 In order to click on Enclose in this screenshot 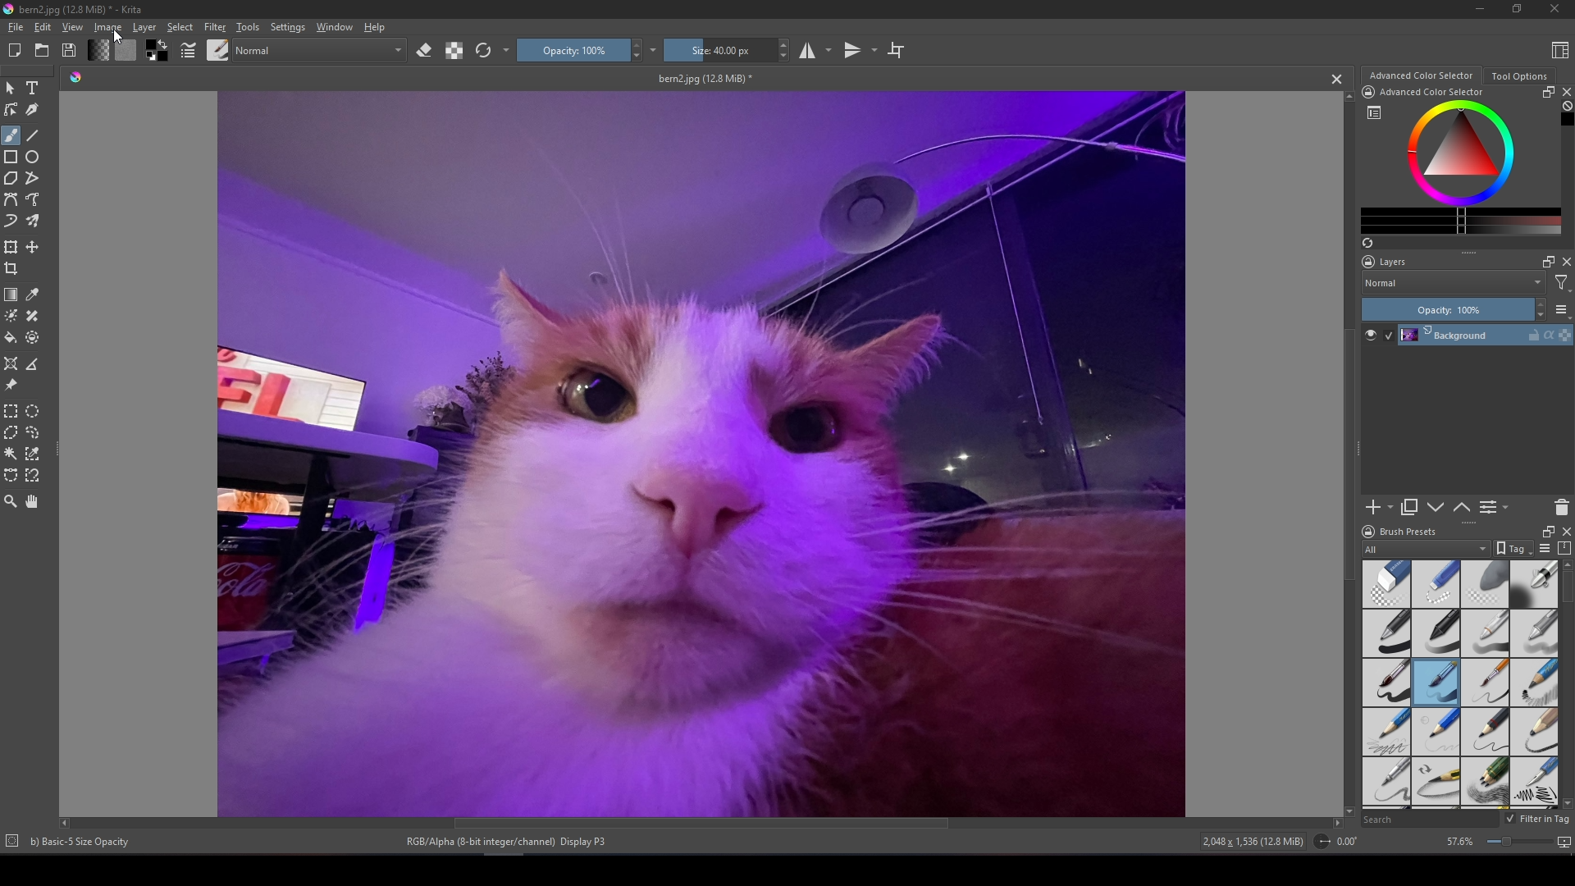, I will do `click(32, 337)`.